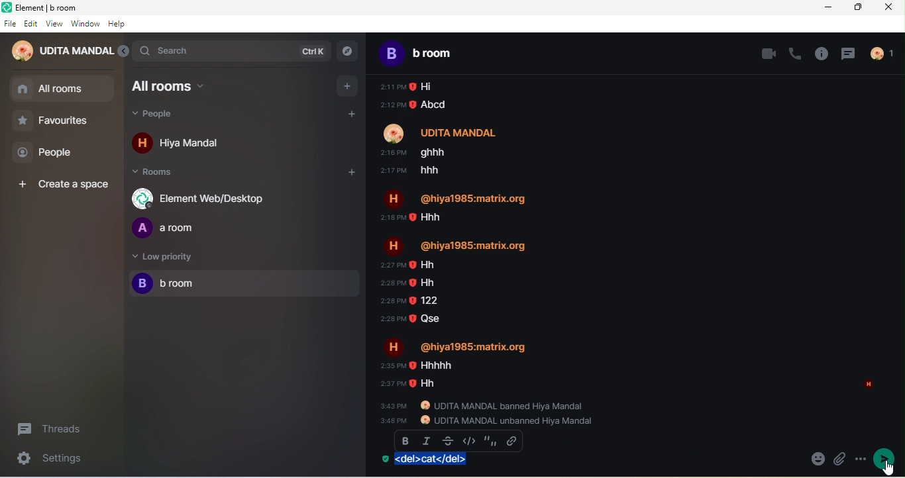 The width and height of the screenshot is (905, 478). Describe the element at coordinates (119, 24) in the screenshot. I see `help` at that location.